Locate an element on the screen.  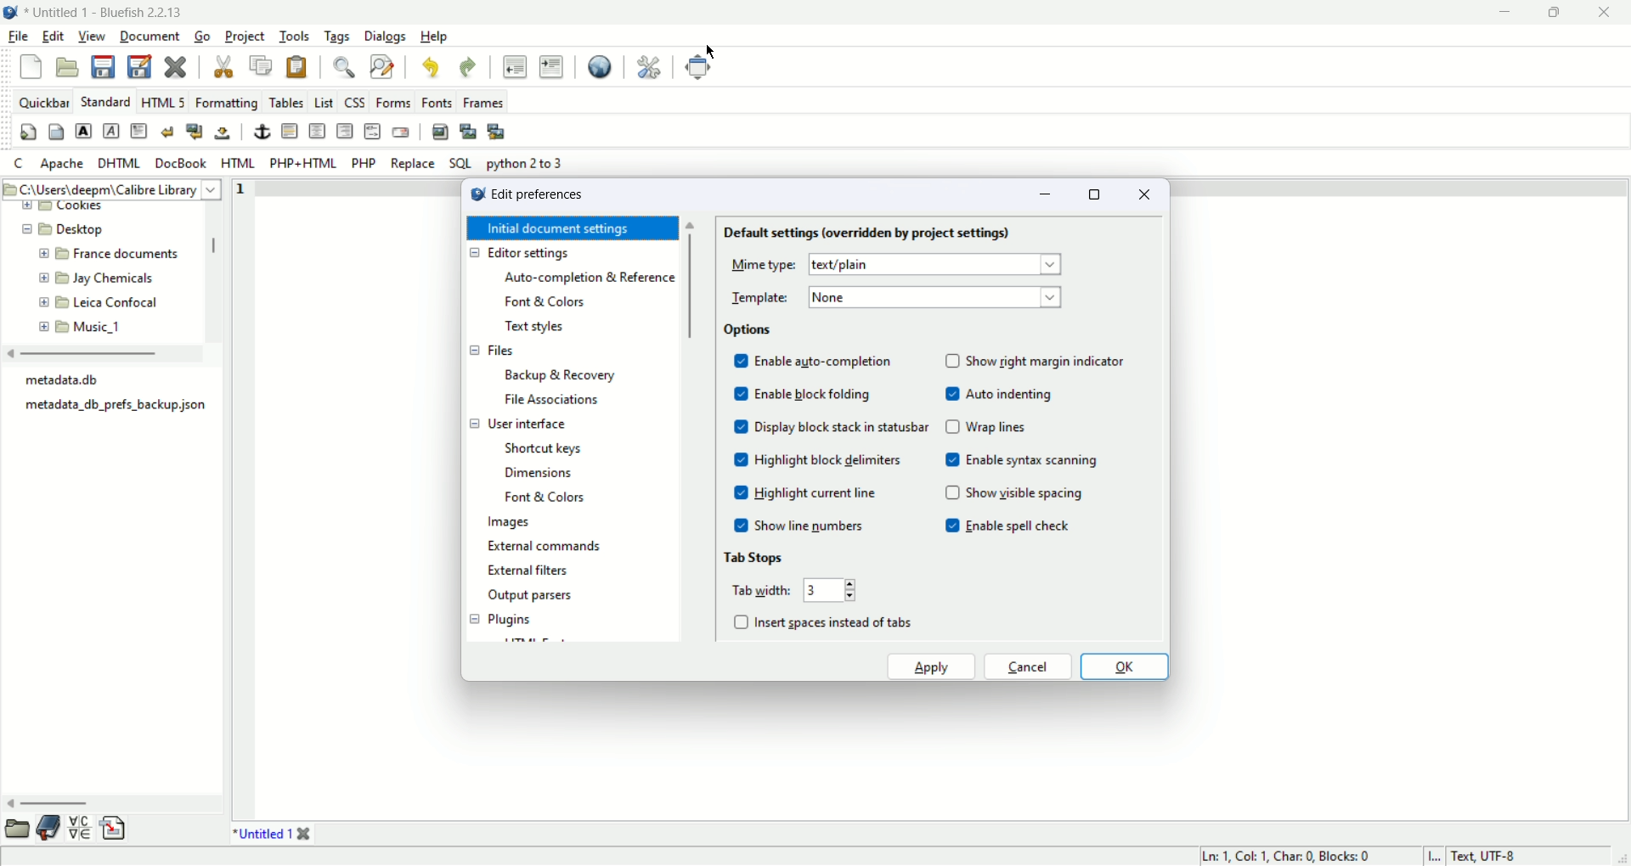
strong is located at coordinates (84, 132).